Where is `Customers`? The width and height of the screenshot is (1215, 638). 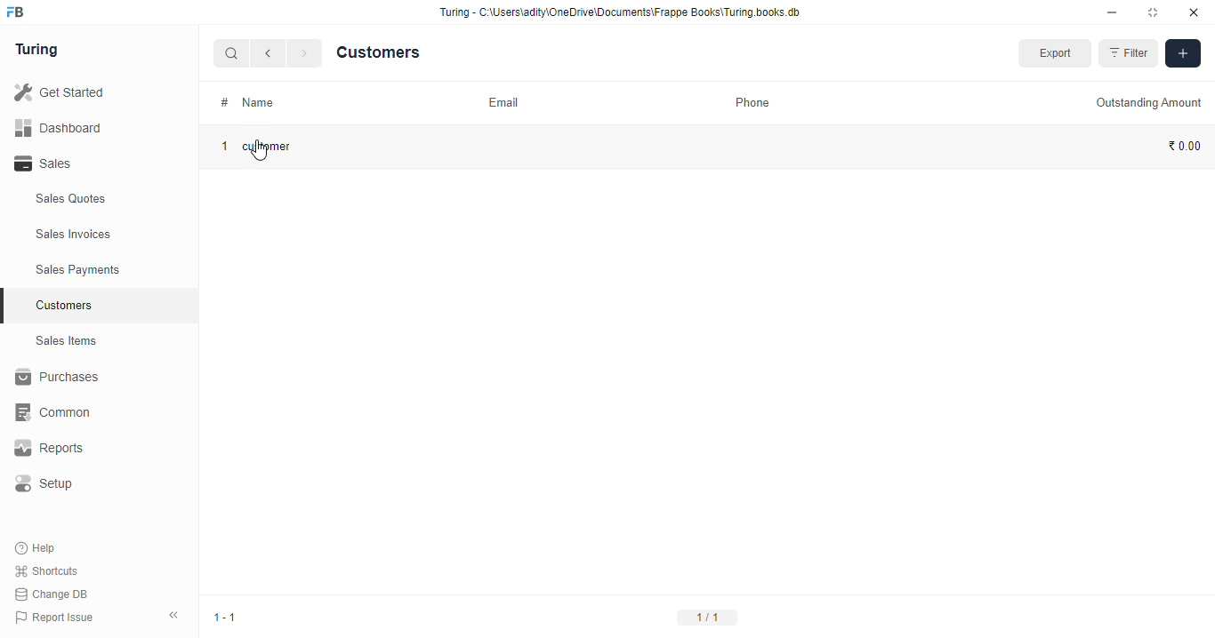 Customers is located at coordinates (109, 303).